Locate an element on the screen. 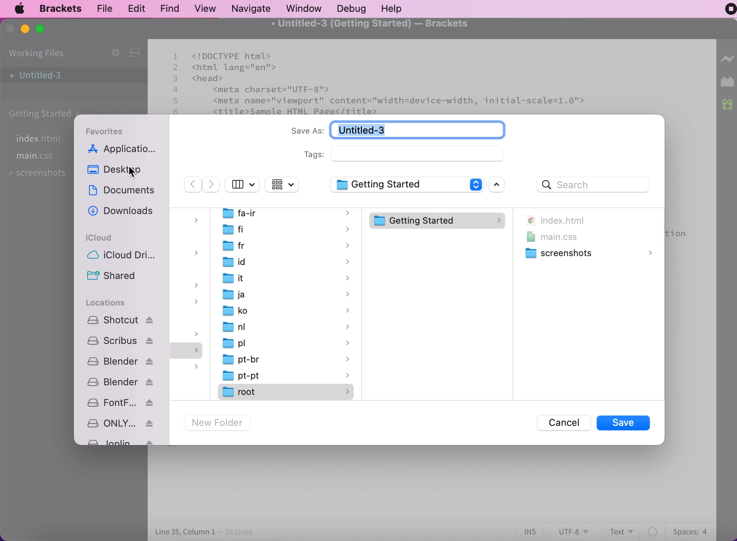  documents is located at coordinates (124, 191).